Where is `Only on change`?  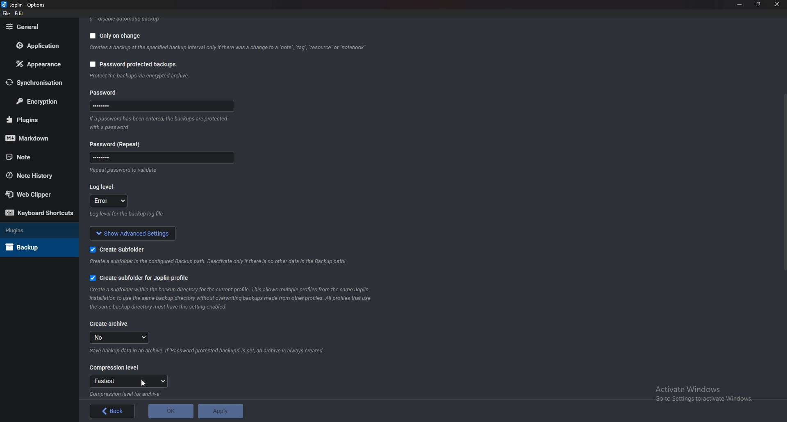 Only on change is located at coordinates (113, 37).